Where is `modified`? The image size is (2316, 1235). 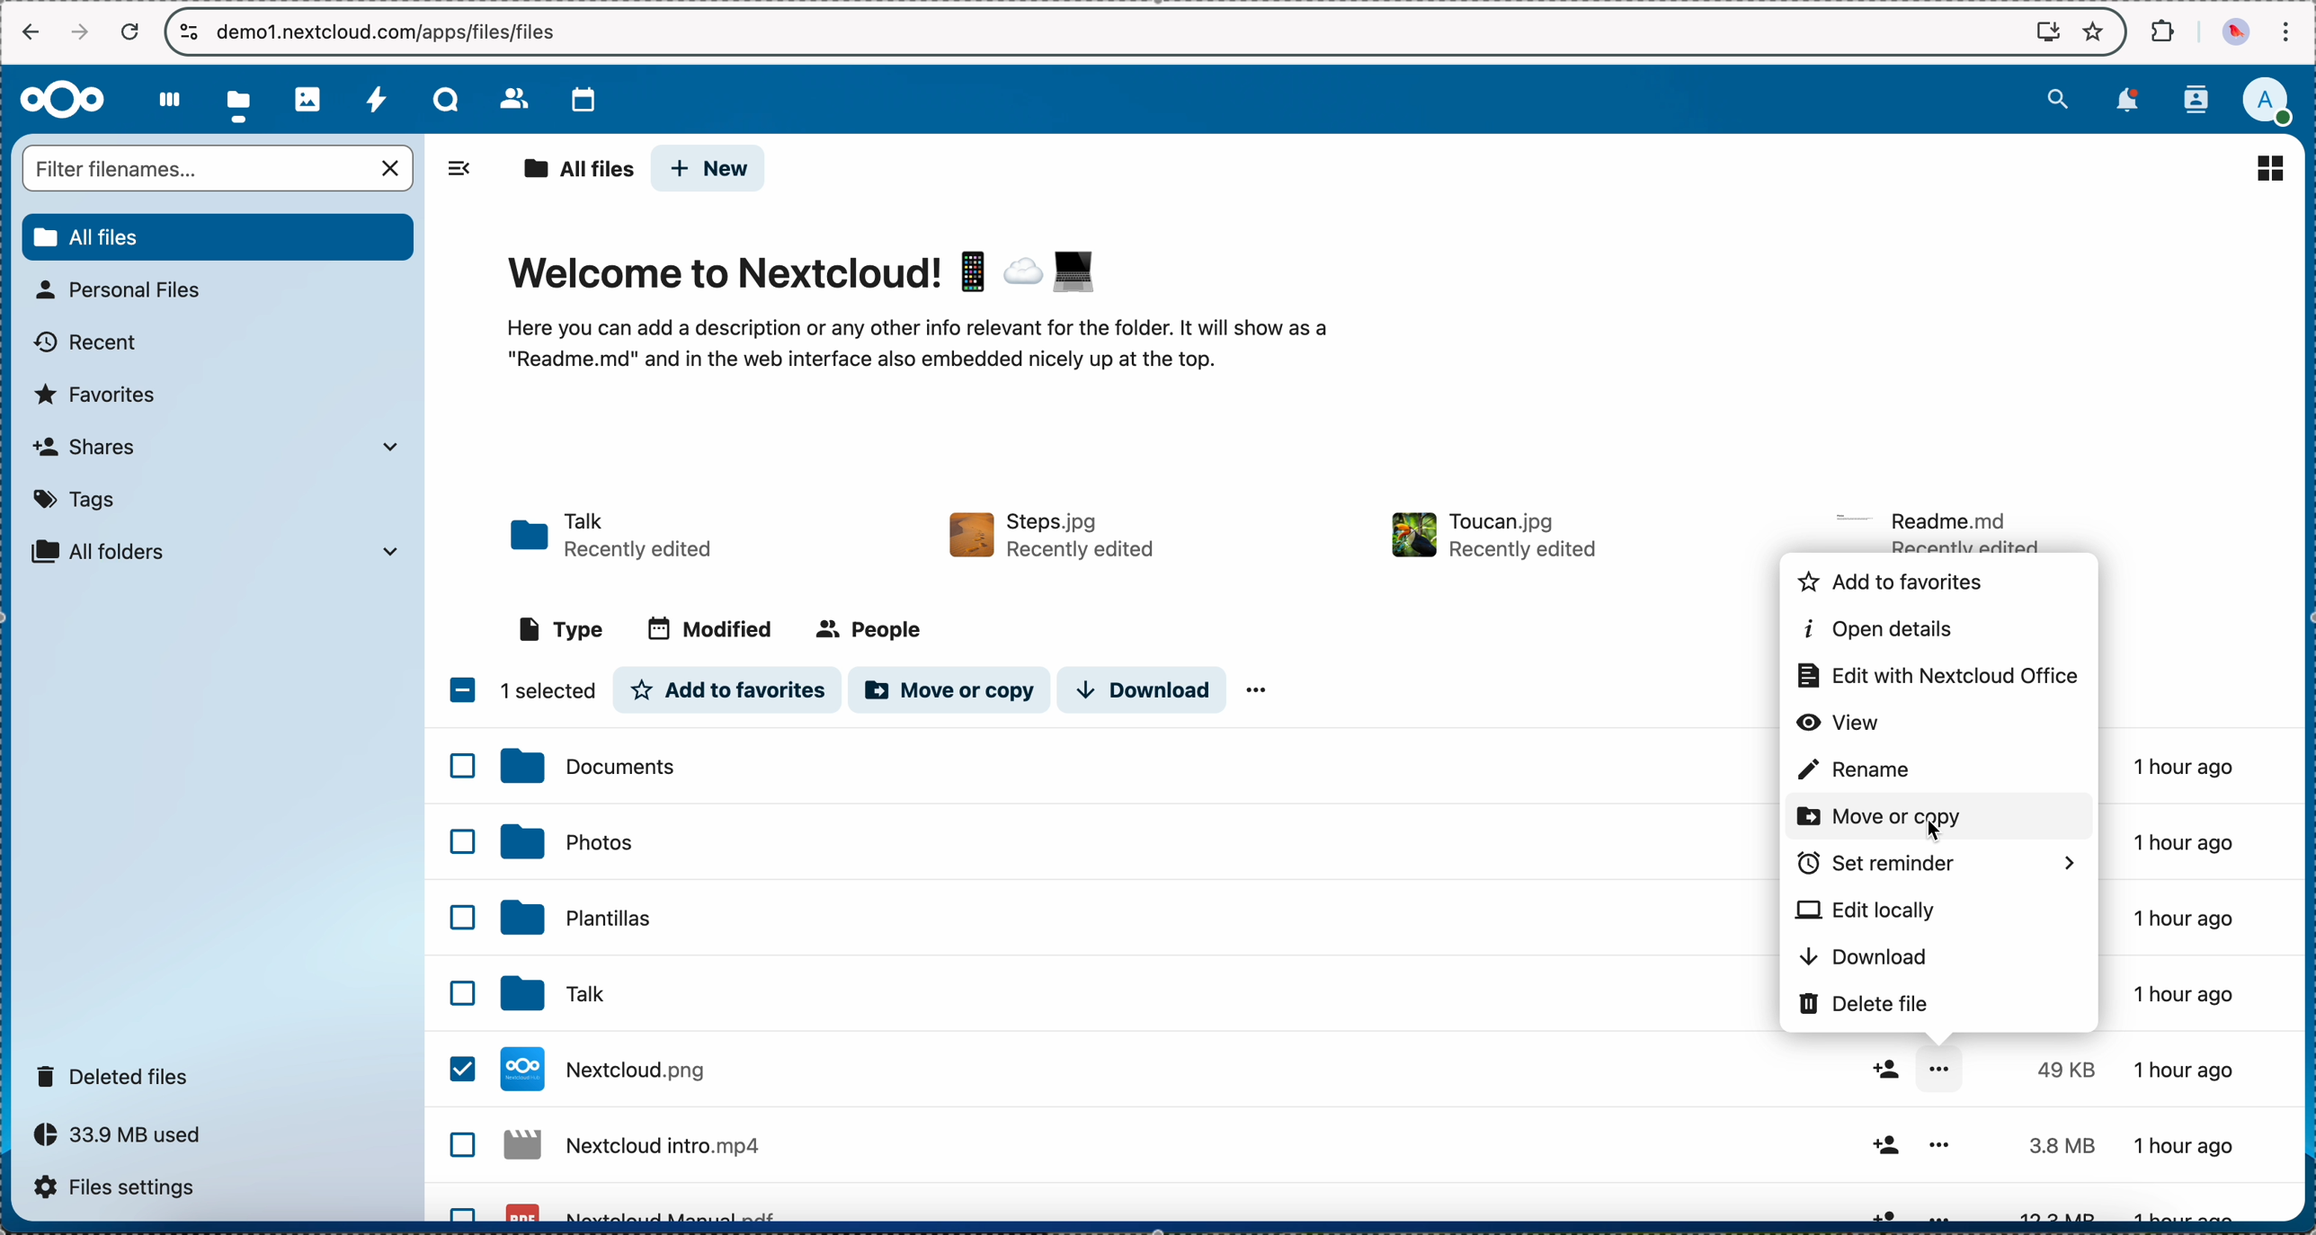 modified is located at coordinates (710, 631).